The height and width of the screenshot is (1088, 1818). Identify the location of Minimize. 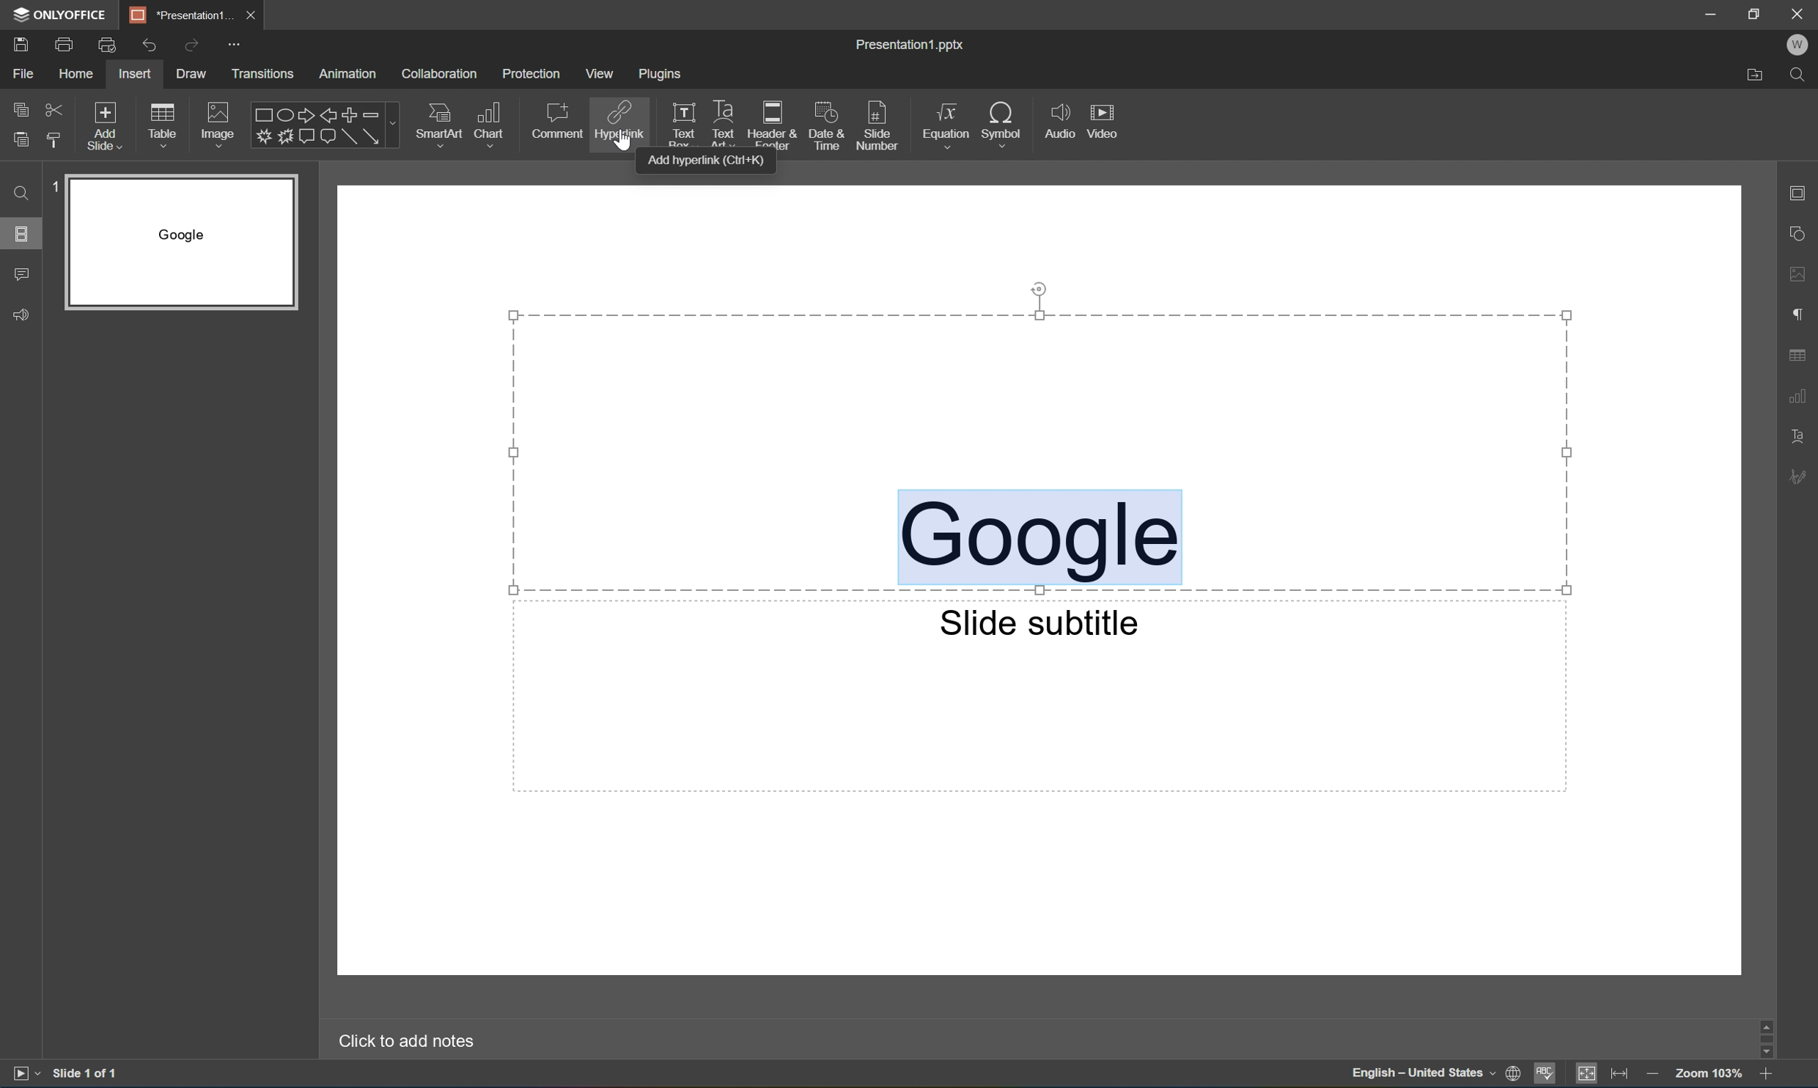
(1712, 11).